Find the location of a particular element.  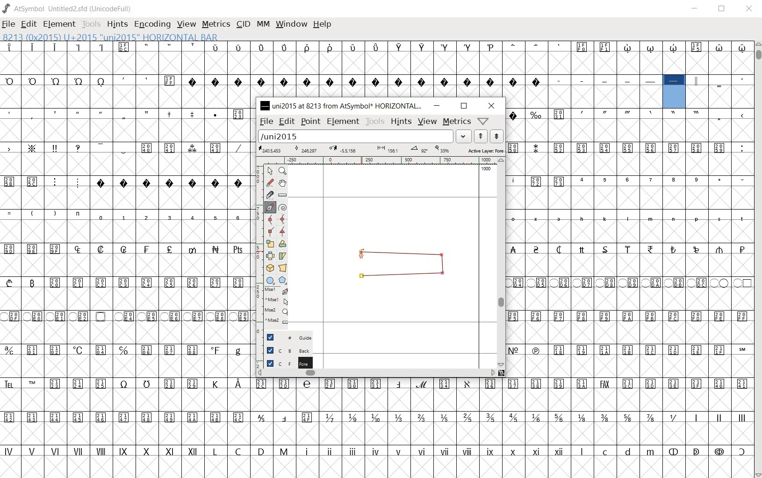

tools is located at coordinates (375, 122).